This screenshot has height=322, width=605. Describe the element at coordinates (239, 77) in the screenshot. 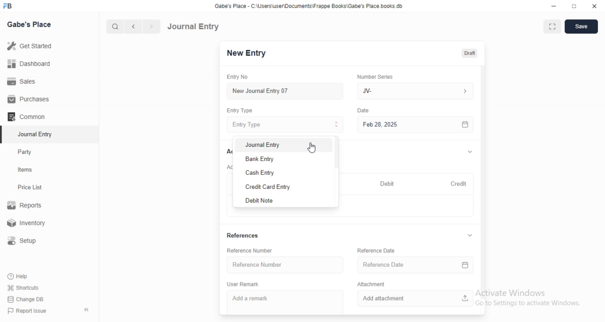

I see `Entry No` at that location.